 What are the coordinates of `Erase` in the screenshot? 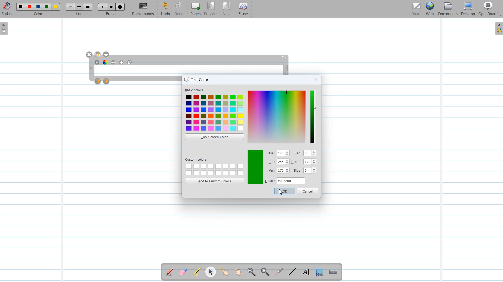 It's located at (243, 9).